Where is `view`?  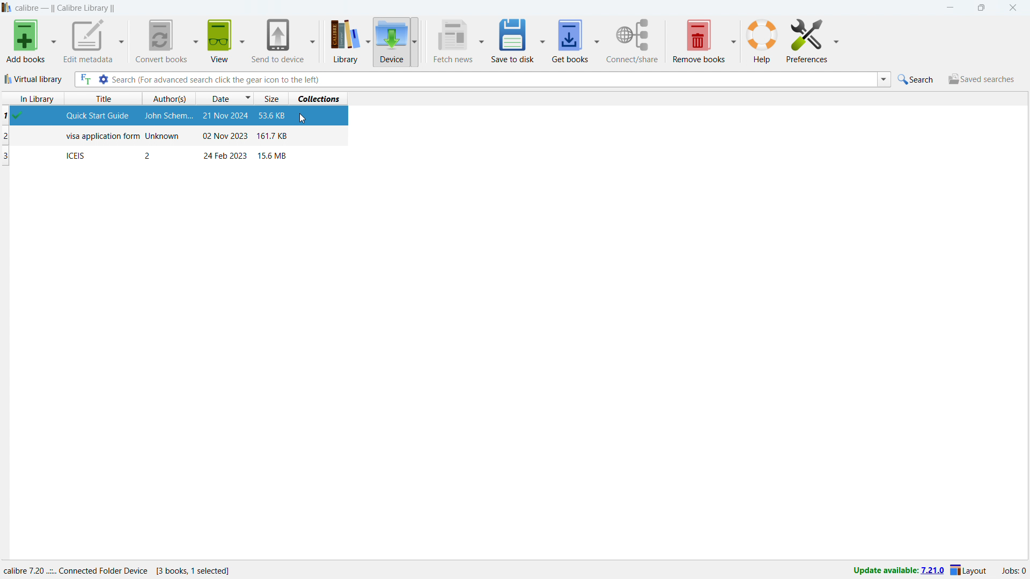
view is located at coordinates (219, 41).